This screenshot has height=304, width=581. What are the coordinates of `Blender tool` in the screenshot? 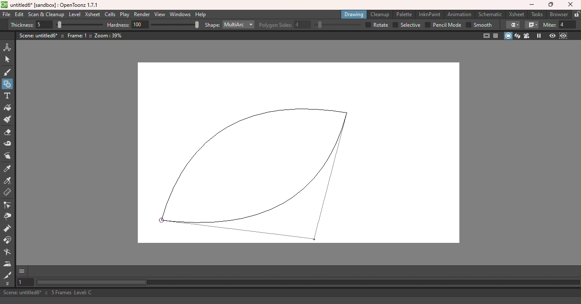 It's located at (7, 253).